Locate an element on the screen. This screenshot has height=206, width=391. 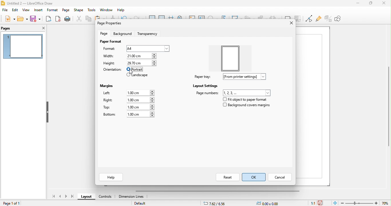
hide is located at coordinates (47, 112).